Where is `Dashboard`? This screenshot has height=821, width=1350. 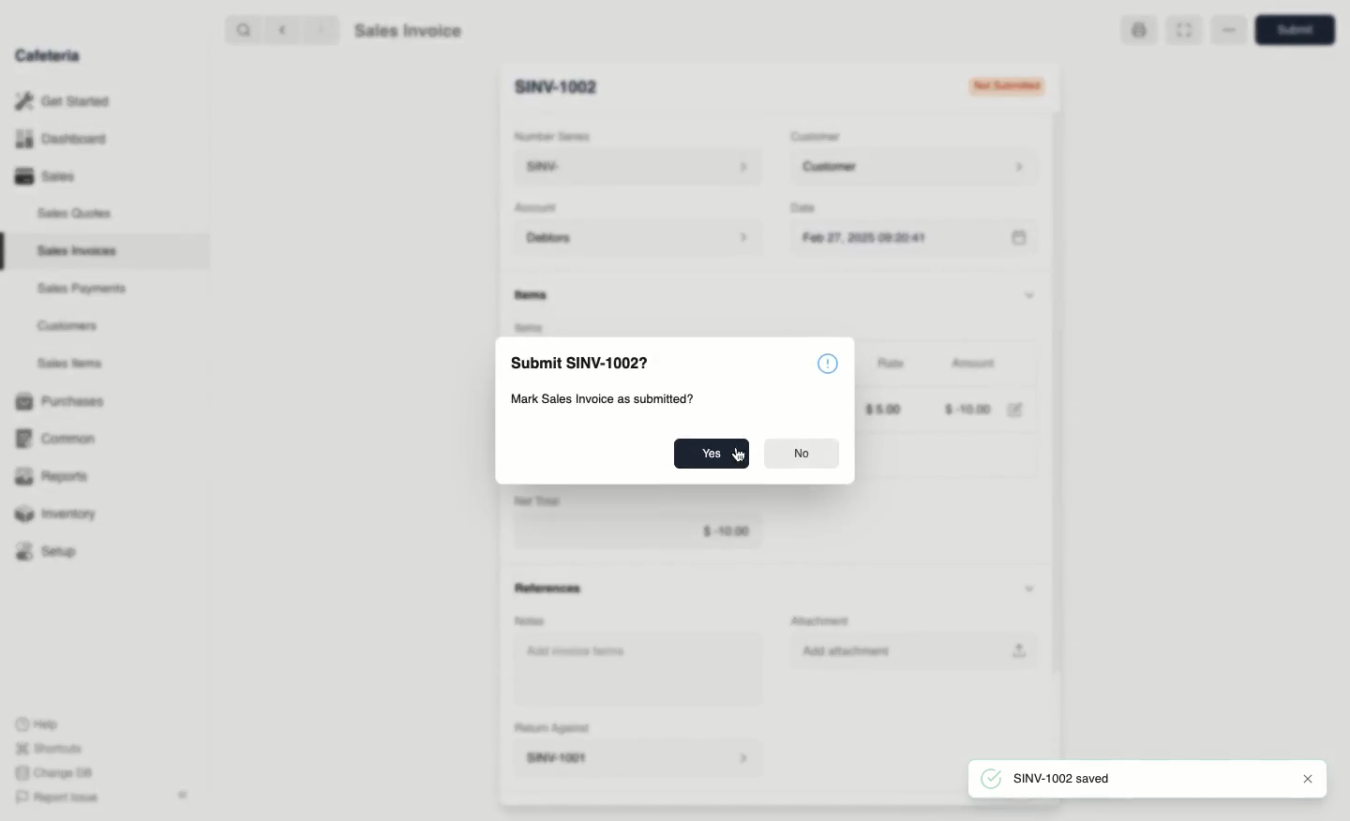
Dashboard is located at coordinates (61, 139).